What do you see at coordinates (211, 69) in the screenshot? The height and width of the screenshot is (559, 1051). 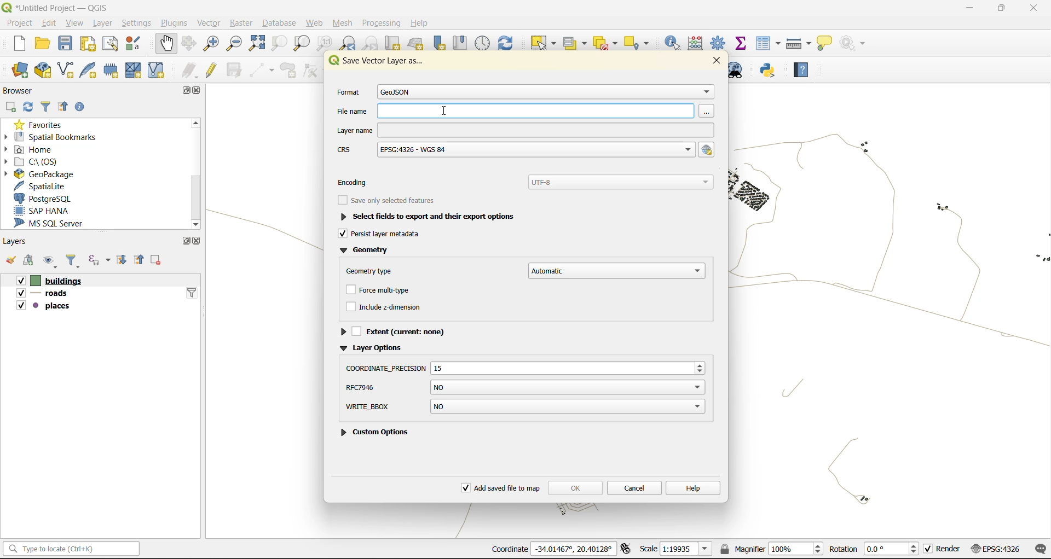 I see `toggle edits` at bounding box center [211, 69].